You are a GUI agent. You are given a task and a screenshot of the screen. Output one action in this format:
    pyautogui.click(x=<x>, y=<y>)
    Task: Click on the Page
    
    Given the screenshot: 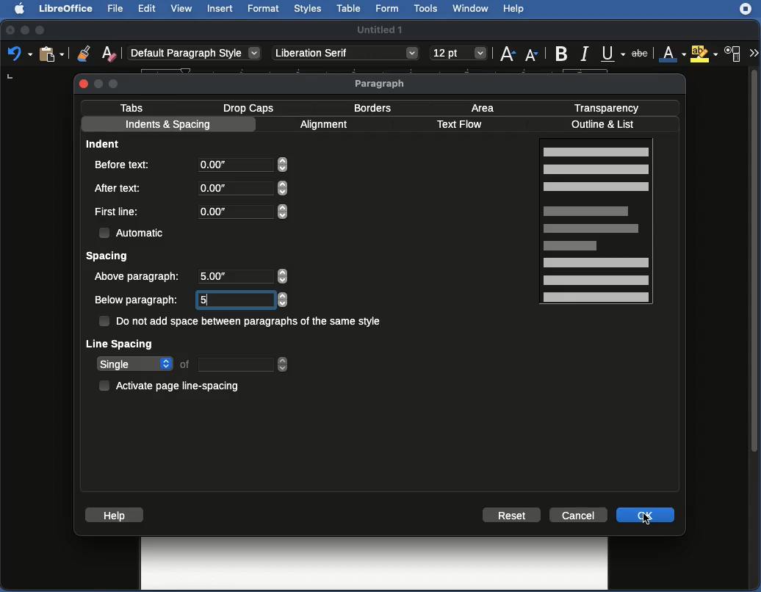 What is the action you would take?
    pyautogui.click(x=598, y=223)
    